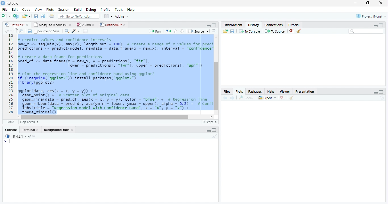  What do you see at coordinates (4, 9) in the screenshot?
I see `File` at bounding box center [4, 9].